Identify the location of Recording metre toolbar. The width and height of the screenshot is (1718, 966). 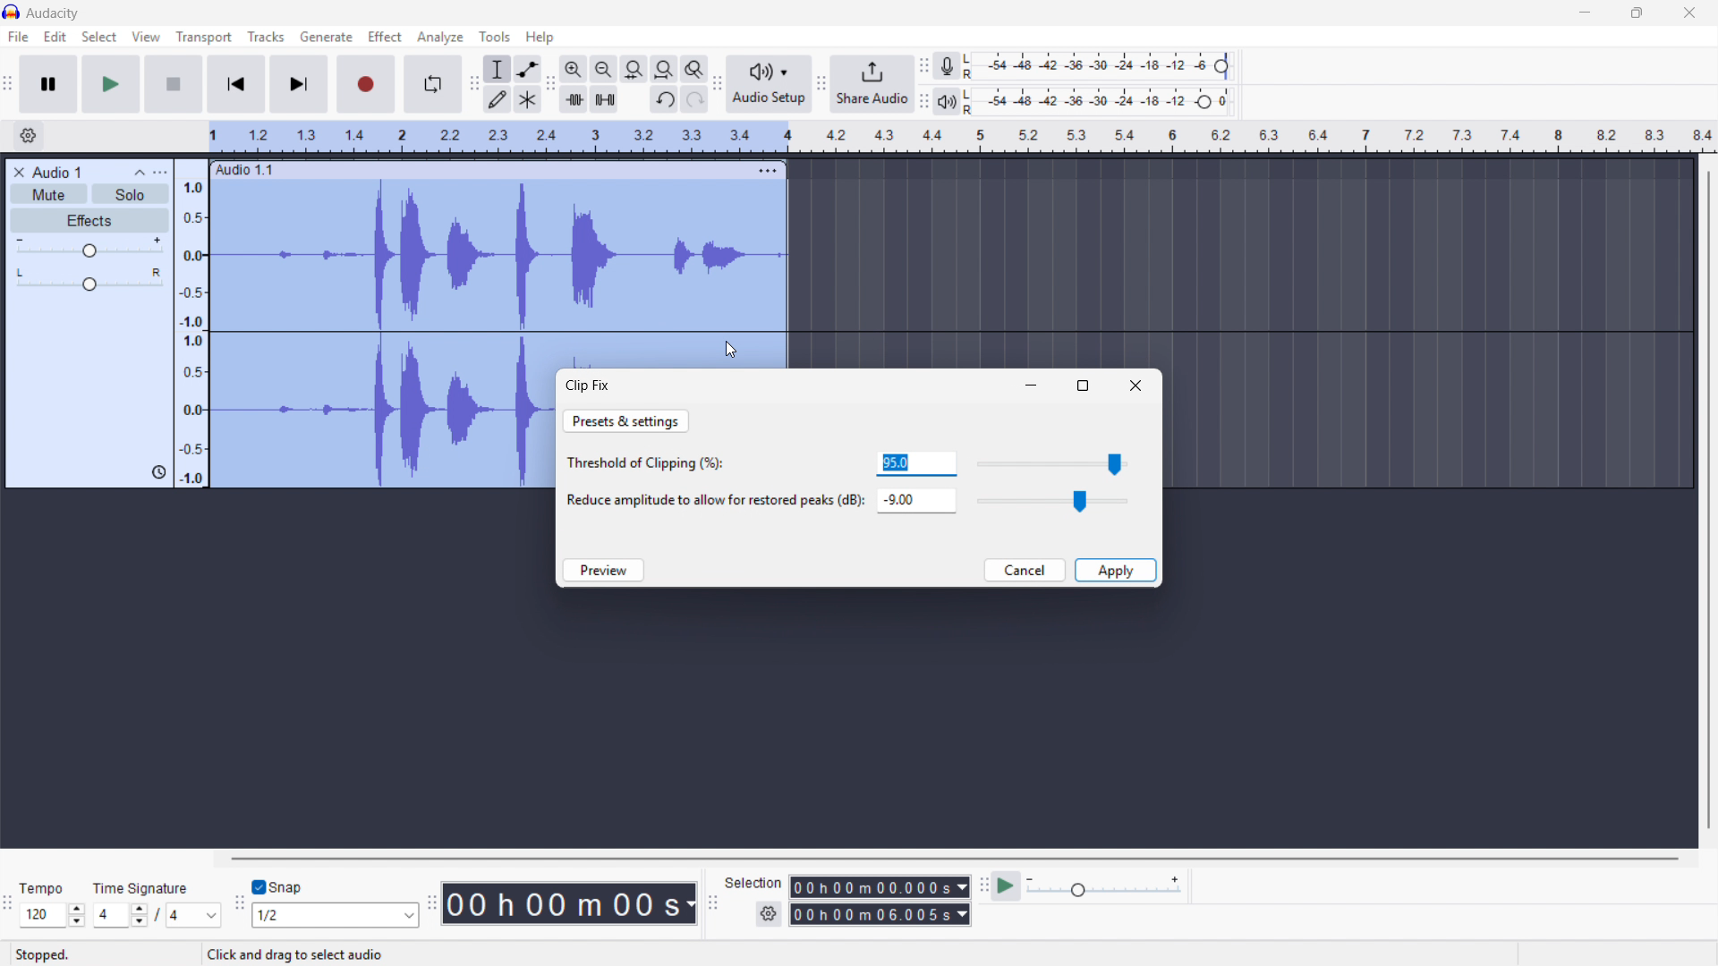
(923, 66).